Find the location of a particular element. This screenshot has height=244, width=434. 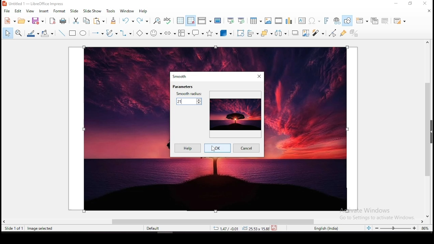

insert hyperlink is located at coordinates (338, 21).